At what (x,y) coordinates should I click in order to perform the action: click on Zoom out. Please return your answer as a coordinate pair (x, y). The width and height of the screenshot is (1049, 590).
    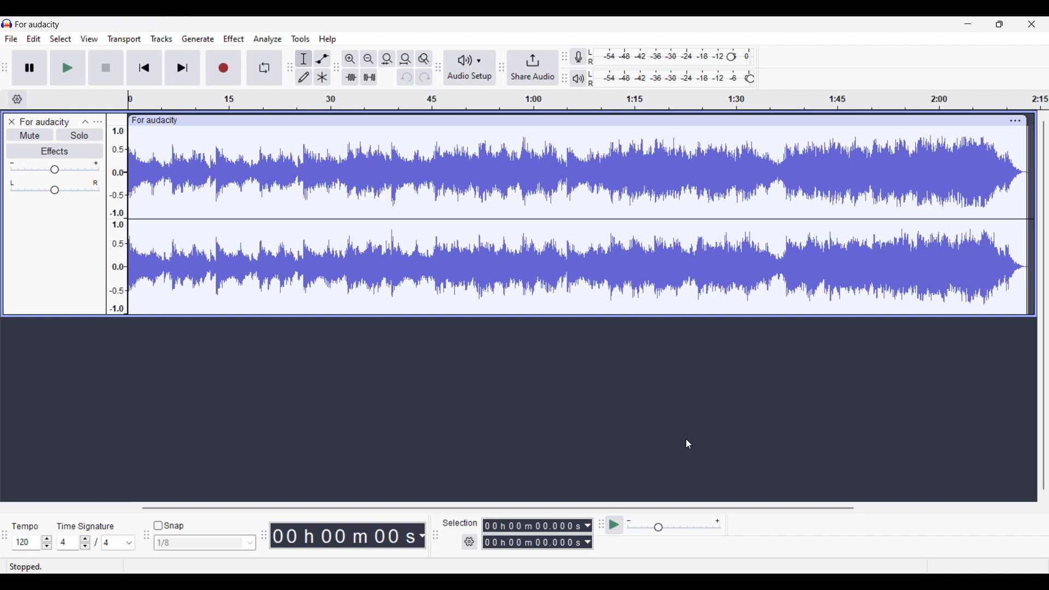
    Looking at the image, I should click on (369, 59).